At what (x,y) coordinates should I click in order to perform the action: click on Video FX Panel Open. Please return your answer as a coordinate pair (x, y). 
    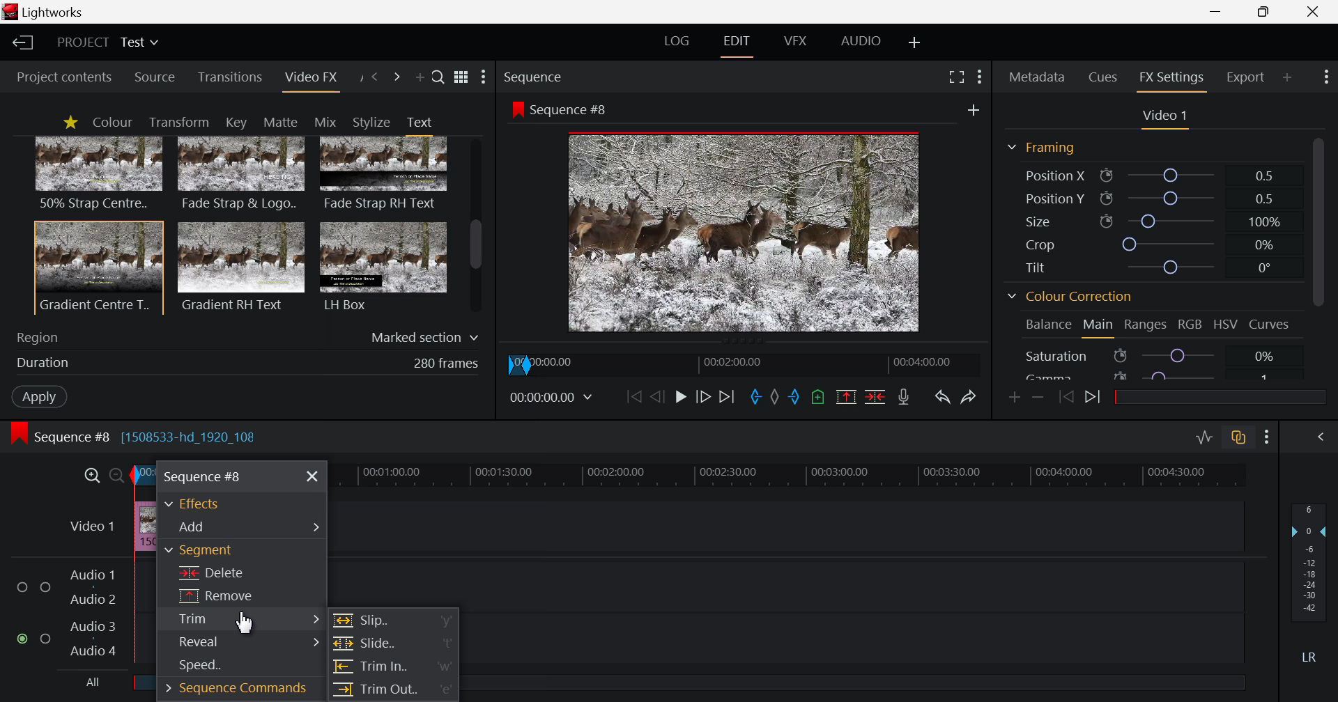
    Looking at the image, I should click on (314, 80).